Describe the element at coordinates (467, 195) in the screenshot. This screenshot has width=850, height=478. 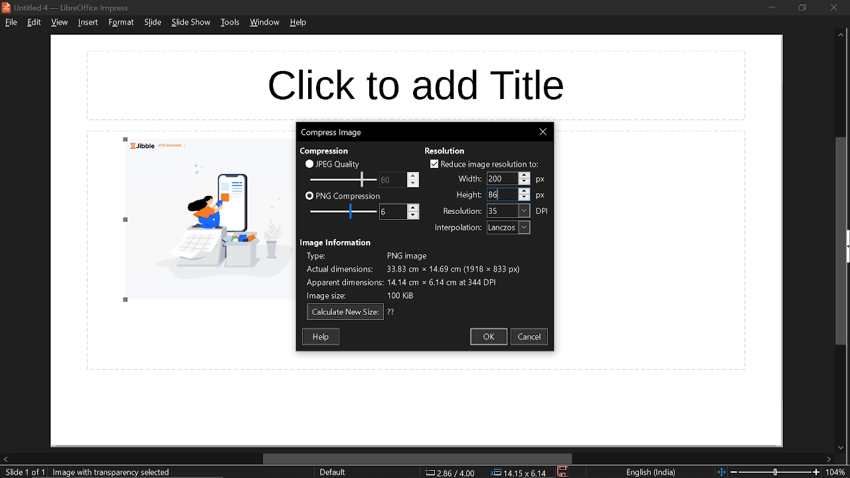
I see `height` at that location.